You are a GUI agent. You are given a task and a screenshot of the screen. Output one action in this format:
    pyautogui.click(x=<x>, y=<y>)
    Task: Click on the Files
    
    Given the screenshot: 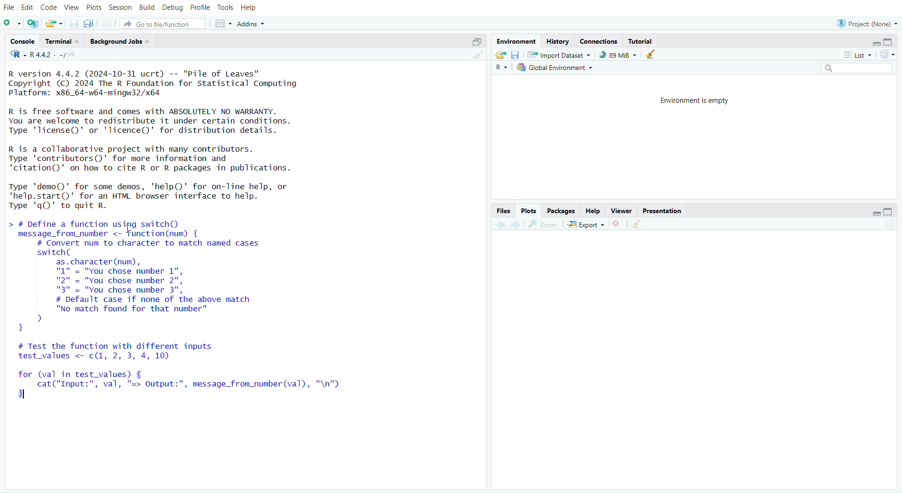 What is the action you would take?
    pyautogui.click(x=503, y=210)
    